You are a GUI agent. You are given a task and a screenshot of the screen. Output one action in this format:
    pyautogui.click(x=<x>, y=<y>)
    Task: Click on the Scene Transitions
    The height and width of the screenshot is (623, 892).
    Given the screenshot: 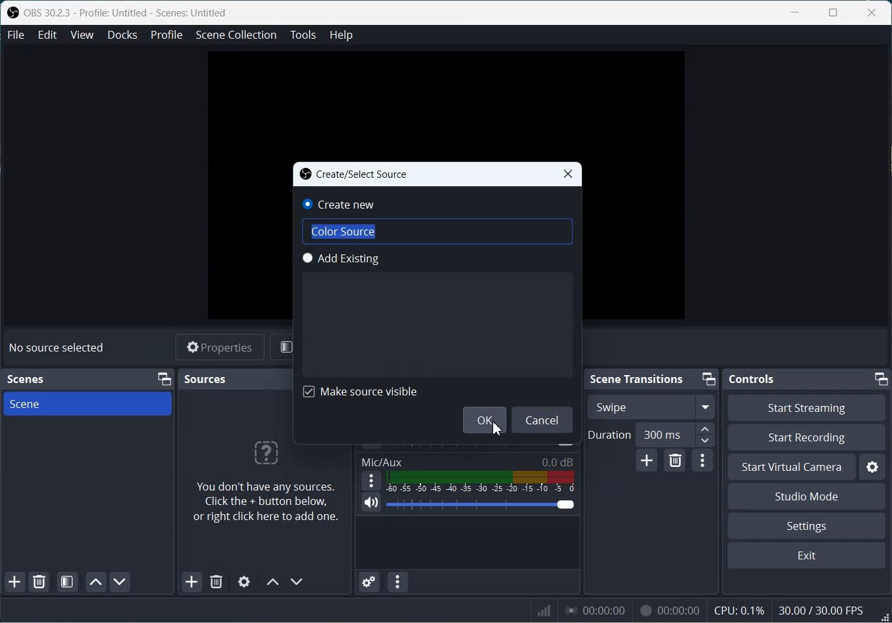 What is the action you would take?
    pyautogui.click(x=639, y=379)
    